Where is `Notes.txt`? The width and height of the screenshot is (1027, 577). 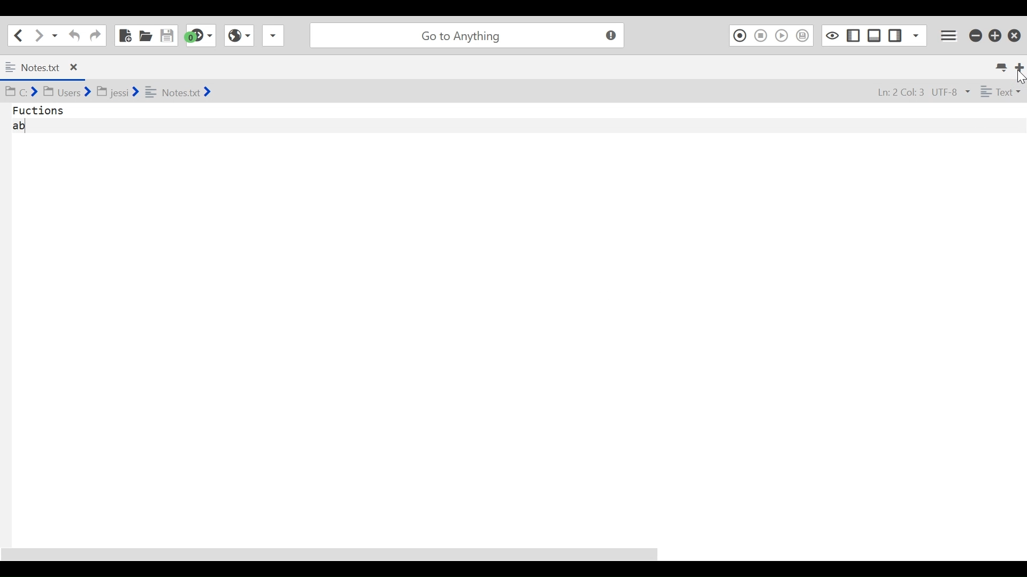 Notes.txt is located at coordinates (42, 67).